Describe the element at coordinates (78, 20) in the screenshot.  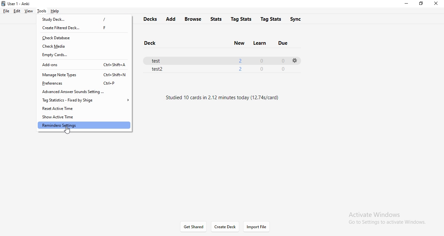
I see `study deck` at that location.